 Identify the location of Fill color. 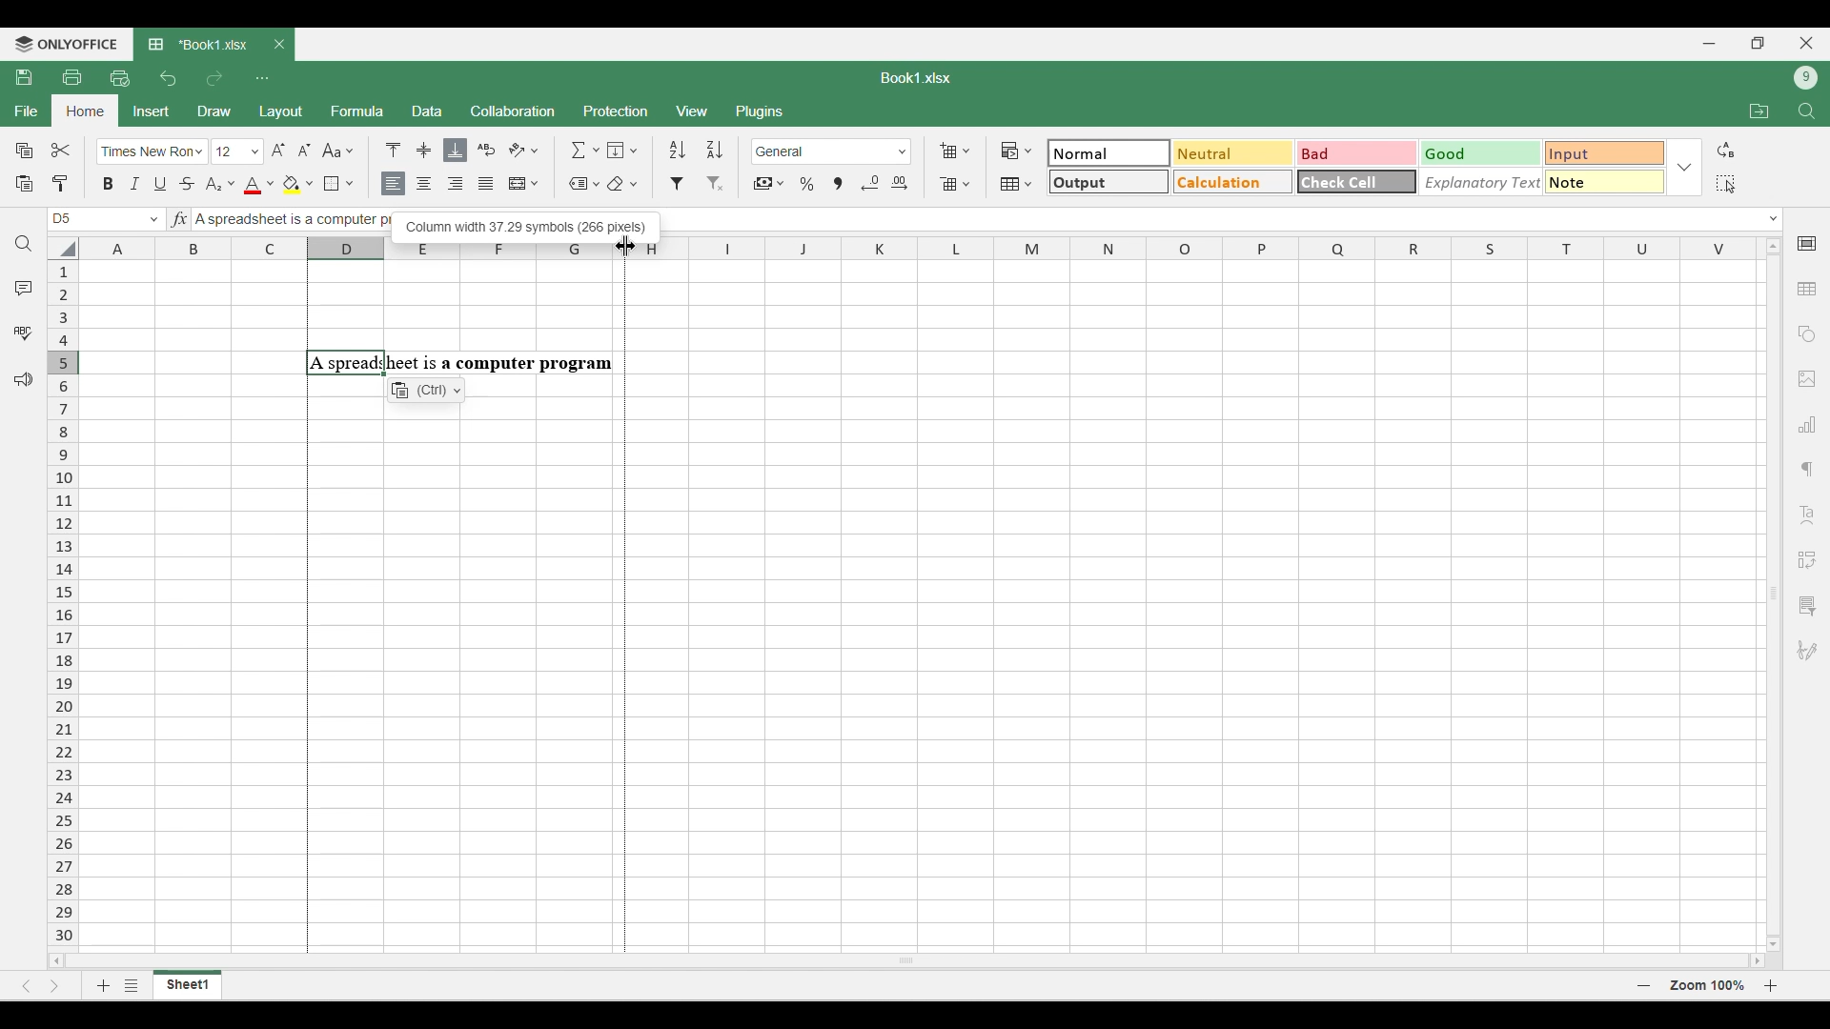
(298, 185).